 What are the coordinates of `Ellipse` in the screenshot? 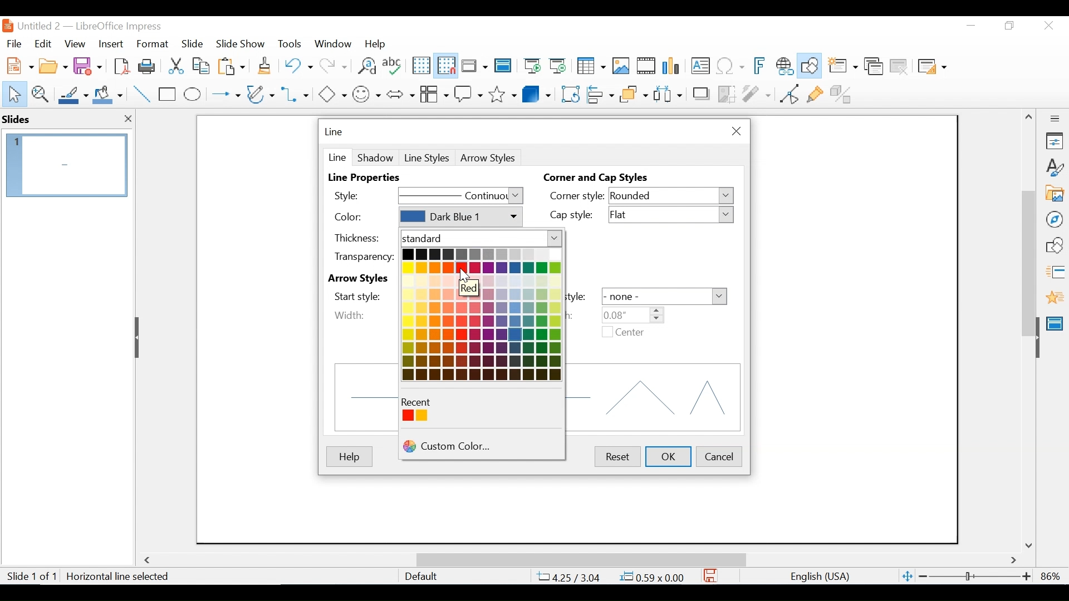 It's located at (192, 95).